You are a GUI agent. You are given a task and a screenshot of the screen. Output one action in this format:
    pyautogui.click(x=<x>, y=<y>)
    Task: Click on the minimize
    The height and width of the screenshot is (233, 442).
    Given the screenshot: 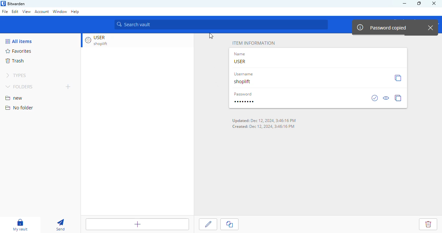 What is the action you would take?
    pyautogui.click(x=404, y=4)
    